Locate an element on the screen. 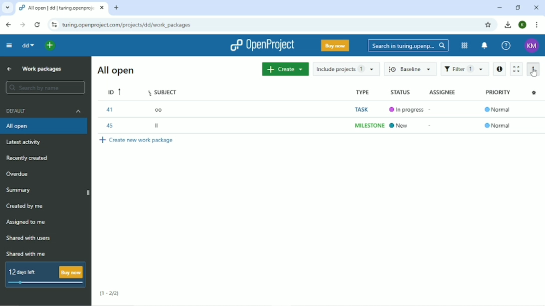 The height and width of the screenshot is (306, 545). Create new work package is located at coordinates (138, 141).